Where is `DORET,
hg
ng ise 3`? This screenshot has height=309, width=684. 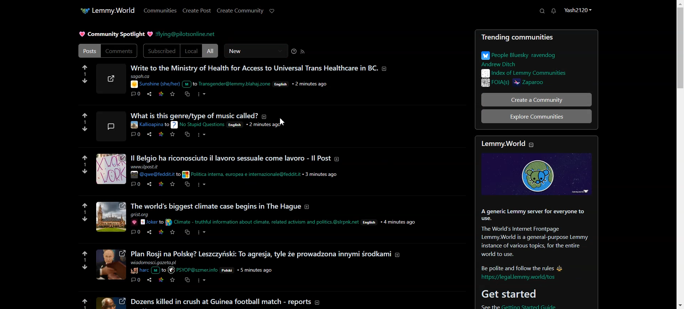 DORET,
hg
ng ise 3 is located at coordinates (112, 126).